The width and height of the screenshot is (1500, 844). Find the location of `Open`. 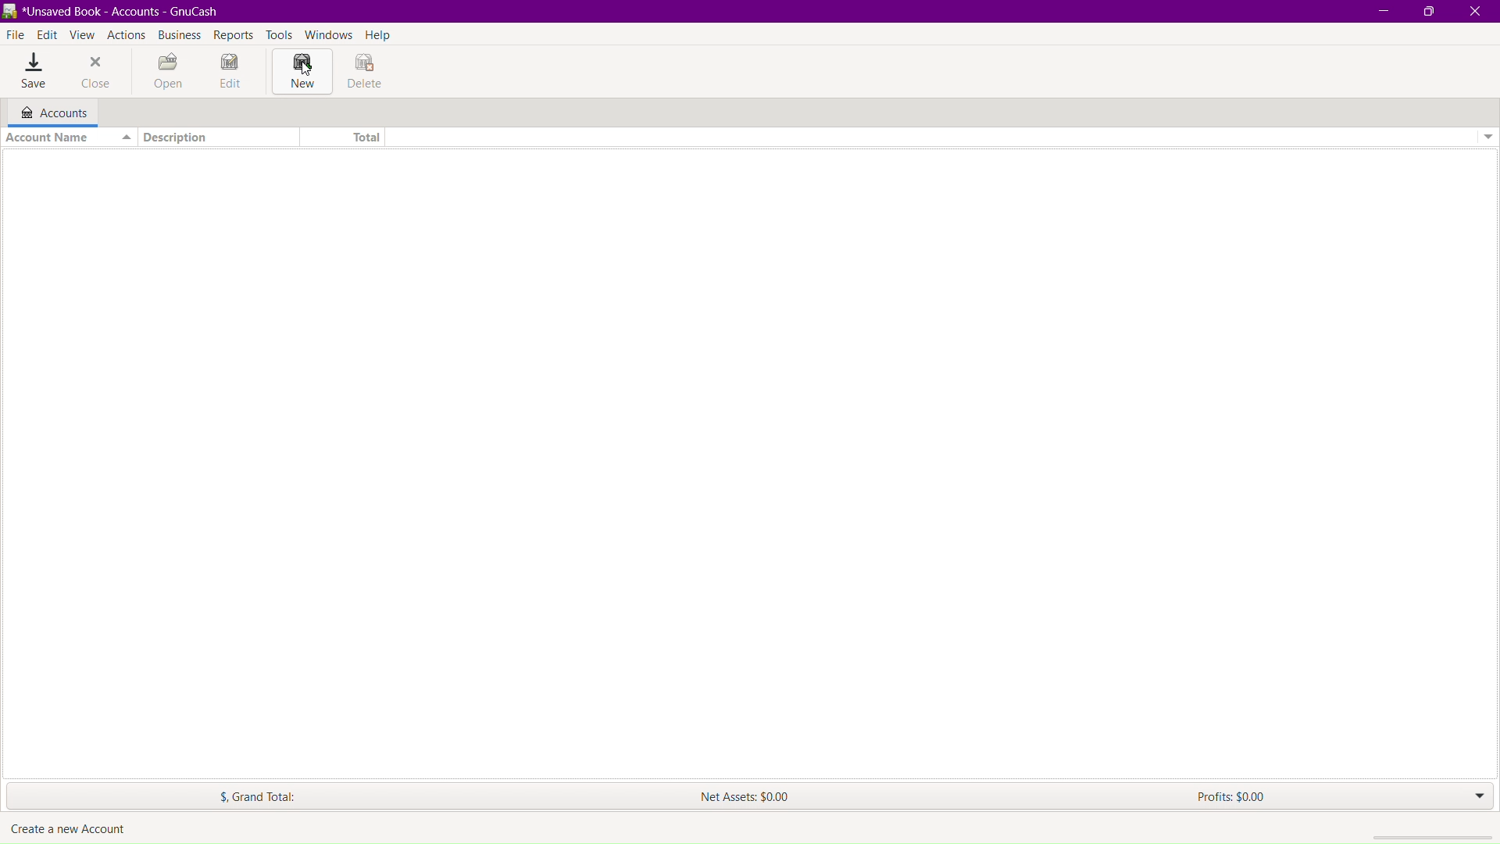

Open is located at coordinates (168, 73).